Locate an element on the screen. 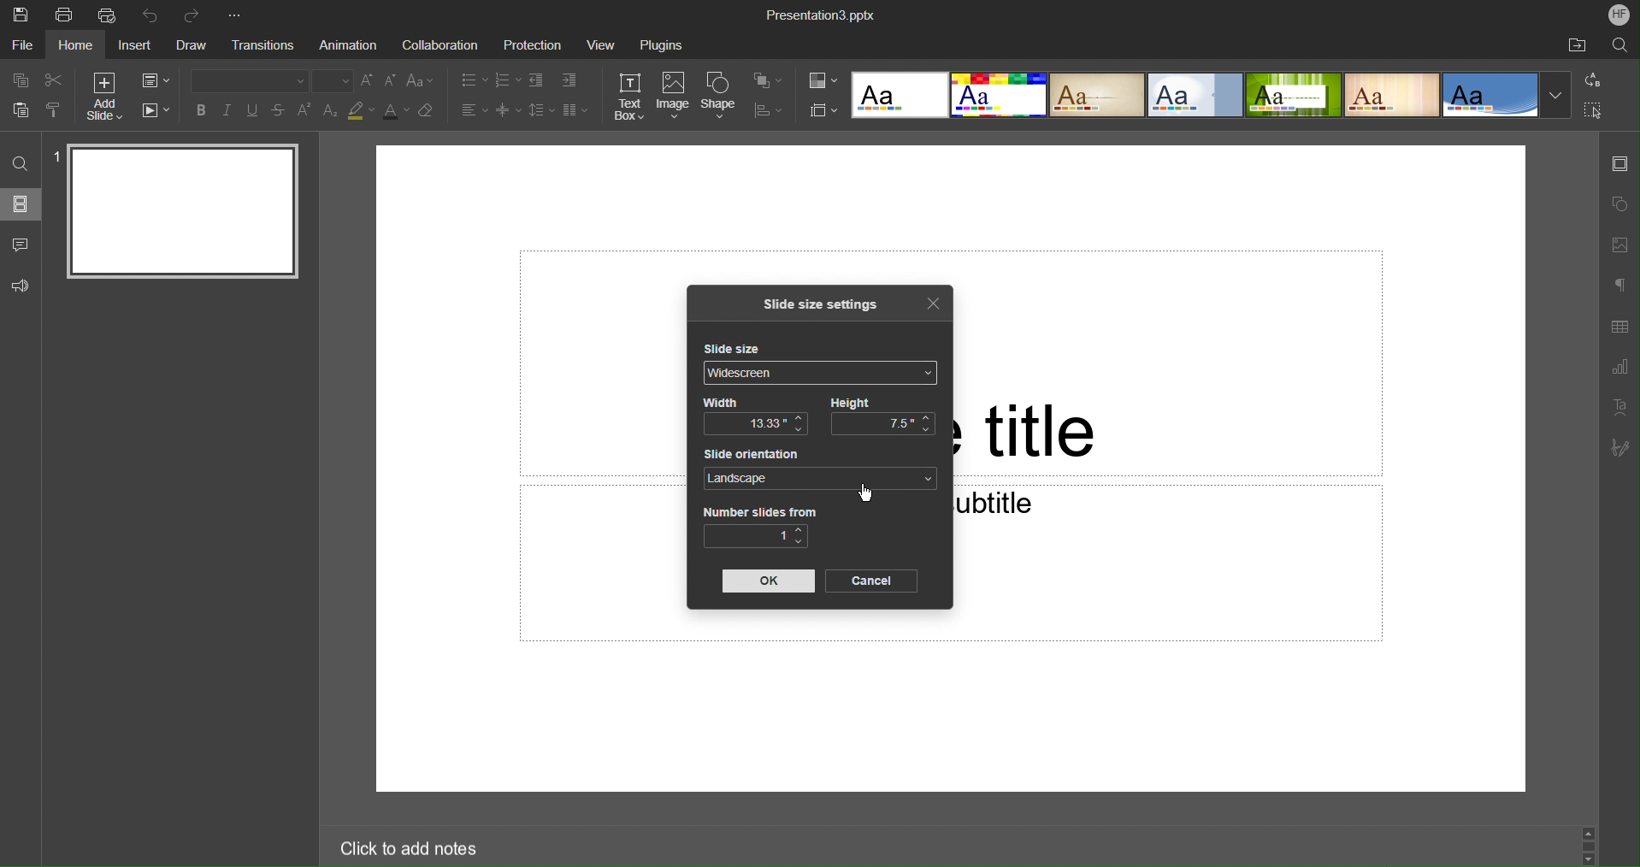 Image resolution: width=1640 pixels, height=867 pixels. Table is located at coordinates (1619, 327).